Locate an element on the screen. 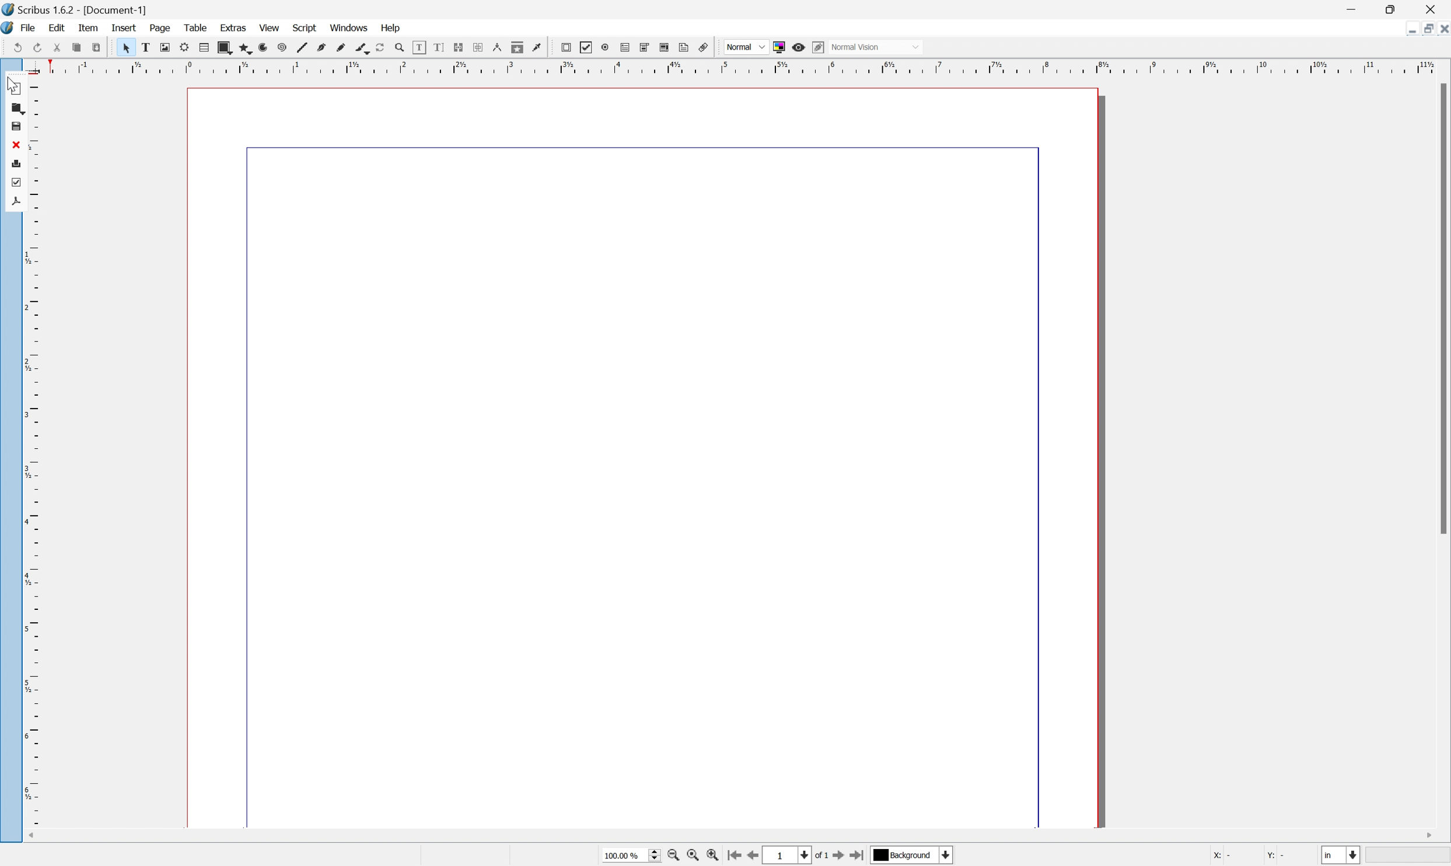 This screenshot has width=1451, height=866. copy is located at coordinates (225, 47).